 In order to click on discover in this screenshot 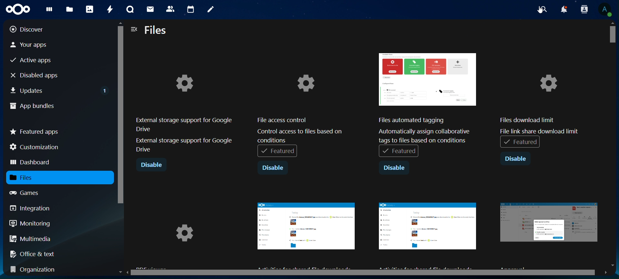, I will do `click(32, 29)`.